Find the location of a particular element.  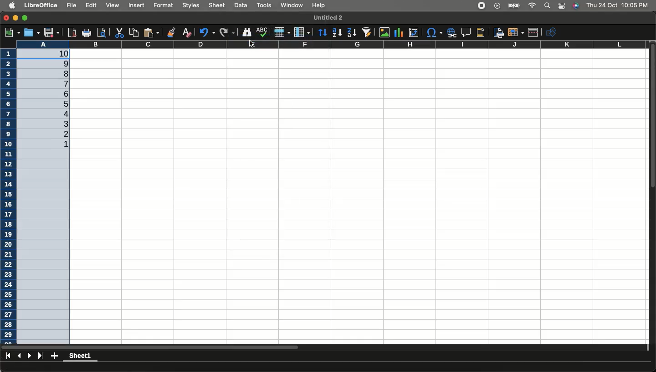

Video player is located at coordinates (496, 5).